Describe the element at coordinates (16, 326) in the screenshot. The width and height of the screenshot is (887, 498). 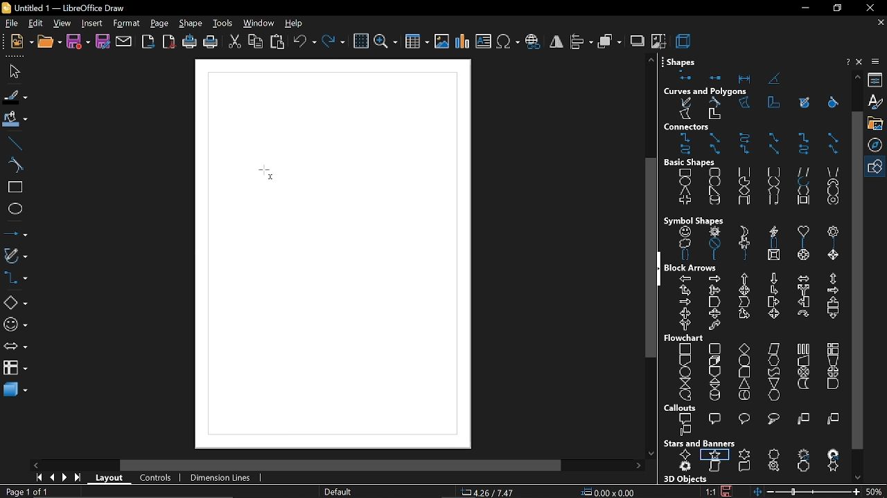
I see `symbol shapes` at that location.